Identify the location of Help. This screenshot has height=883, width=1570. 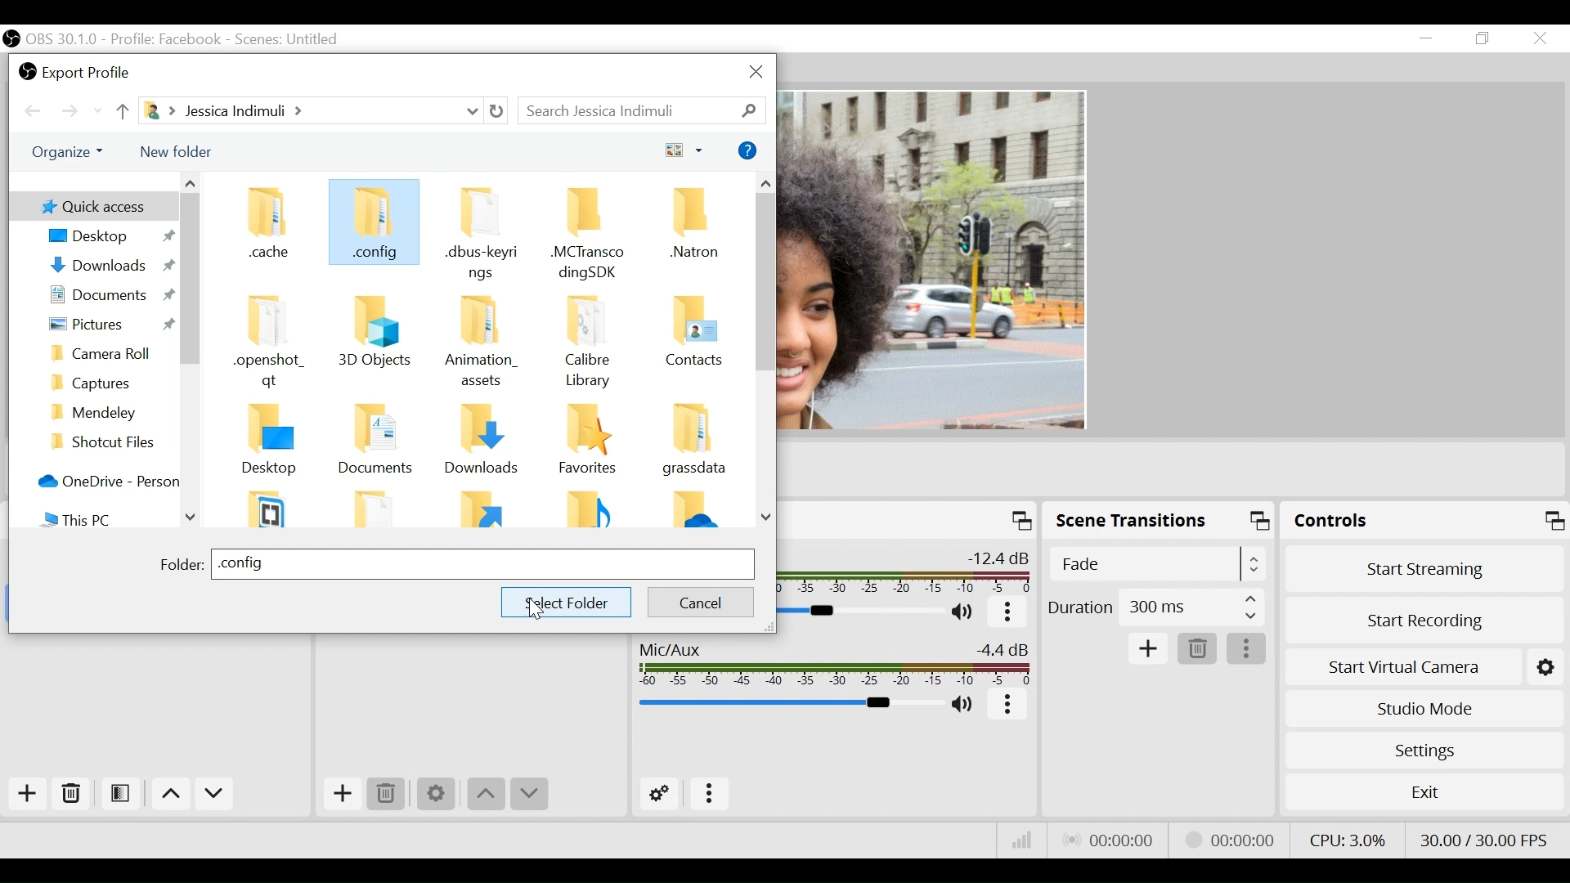
(749, 150).